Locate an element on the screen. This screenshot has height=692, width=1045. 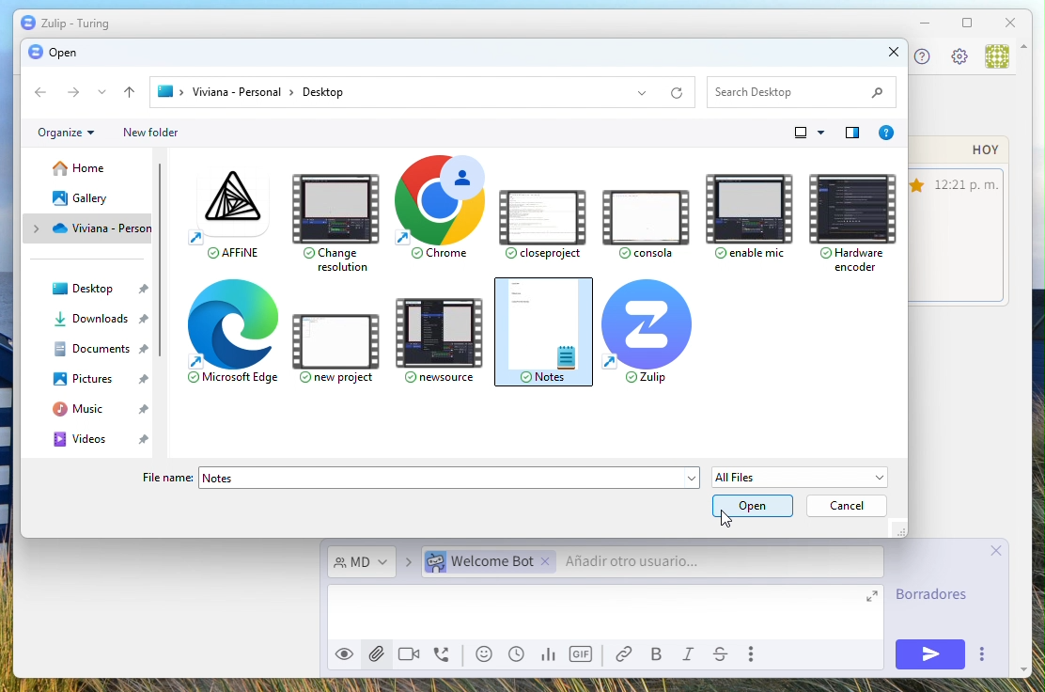
Search desktop is located at coordinates (801, 90).